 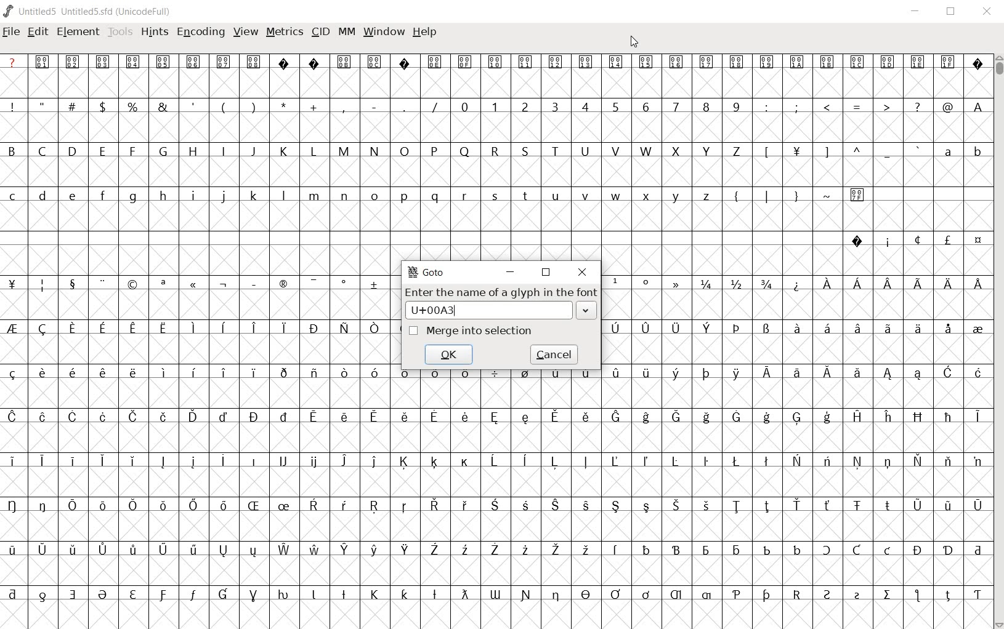 I want to click on Symbol, so click(x=887, y=62).